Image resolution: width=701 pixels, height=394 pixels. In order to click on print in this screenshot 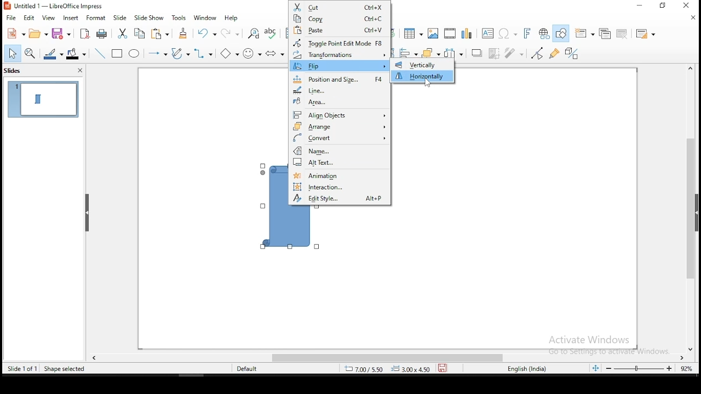, I will do `click(102, 34)`.